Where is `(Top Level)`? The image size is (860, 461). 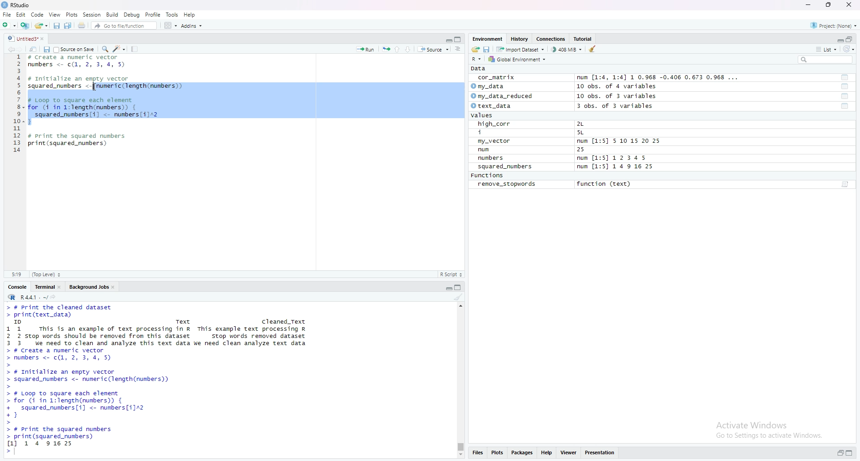 (Top Level) is located at coordinates (46, 274).